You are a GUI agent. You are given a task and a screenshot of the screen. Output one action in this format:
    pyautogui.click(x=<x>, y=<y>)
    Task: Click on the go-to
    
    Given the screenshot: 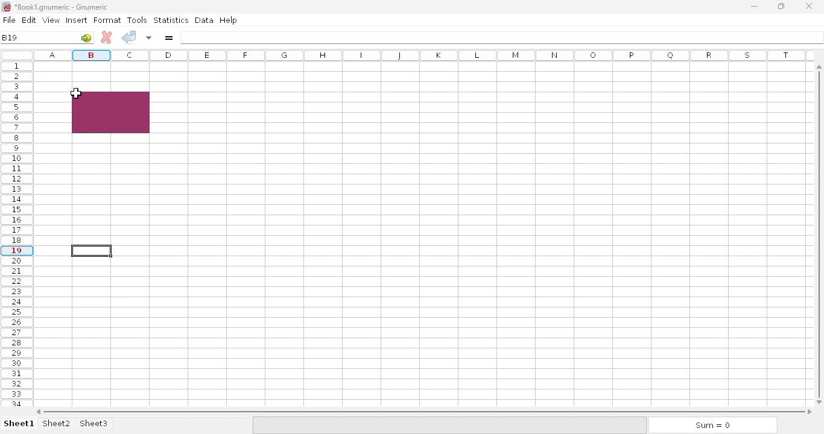 What is the action you would take?
    pyautogui.click(x=86, y=37)
    